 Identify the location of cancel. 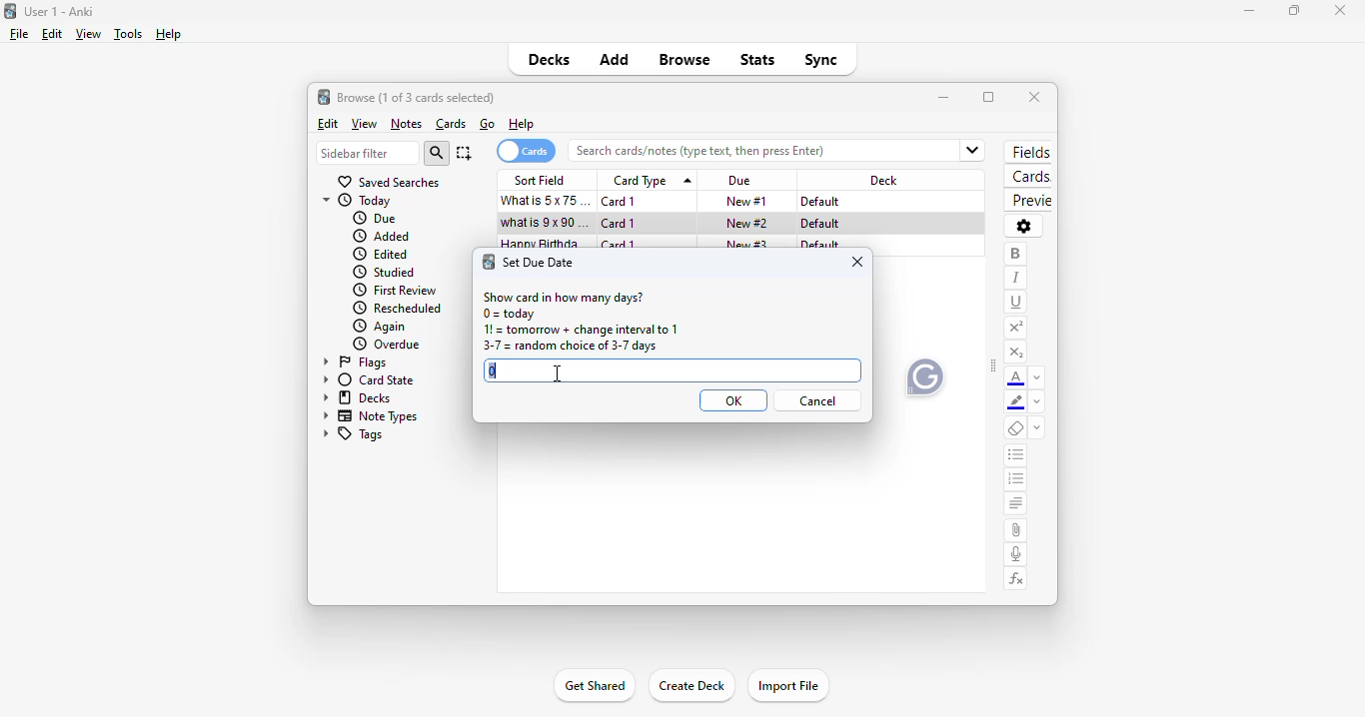
(820, 402).